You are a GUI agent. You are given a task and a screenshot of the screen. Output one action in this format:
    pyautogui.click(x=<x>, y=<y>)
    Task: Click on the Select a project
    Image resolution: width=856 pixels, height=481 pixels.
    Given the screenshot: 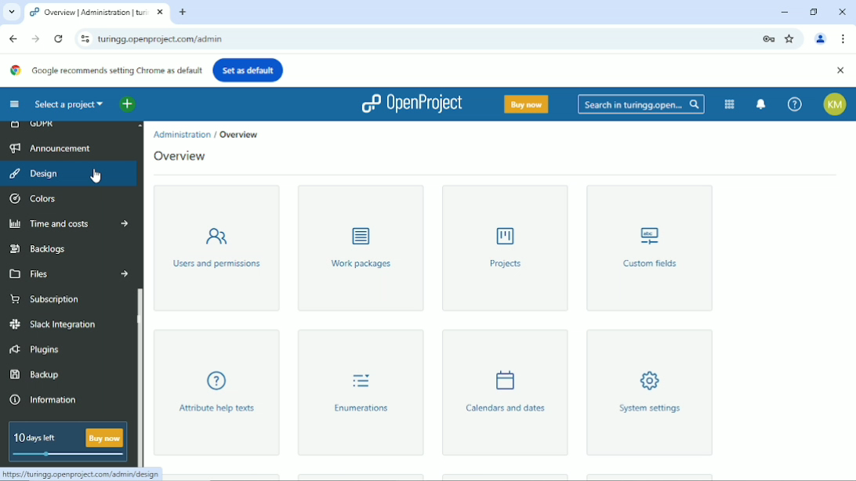 What is the action you would take?
    pyautogui.click(x=69, y=104)
    